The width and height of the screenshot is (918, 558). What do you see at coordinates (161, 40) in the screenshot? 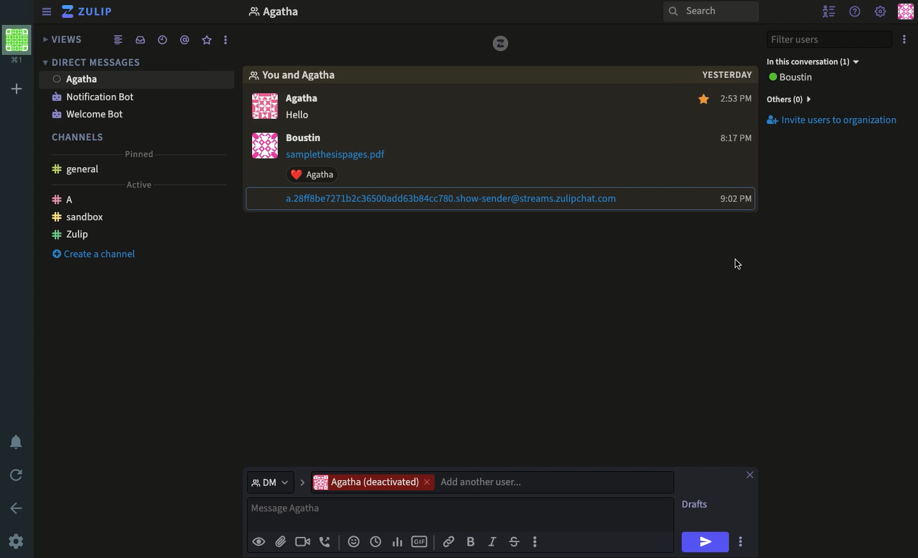
I see `Time` at bounding box center [161, 40].